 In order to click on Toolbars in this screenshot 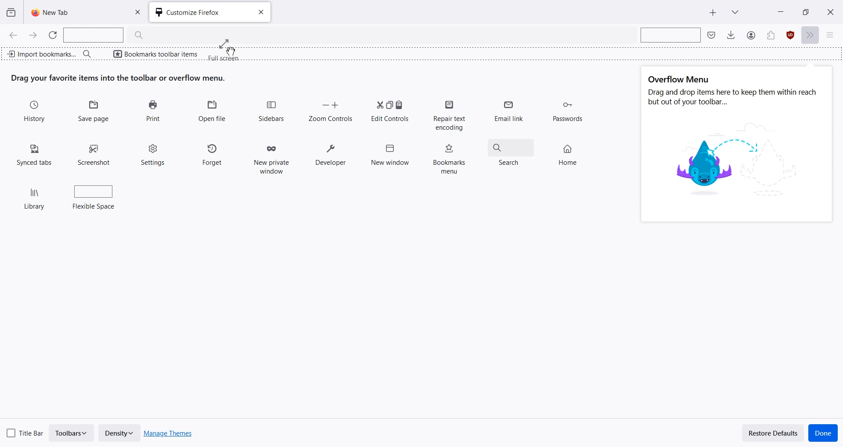, I will do `click(72, 433)`.